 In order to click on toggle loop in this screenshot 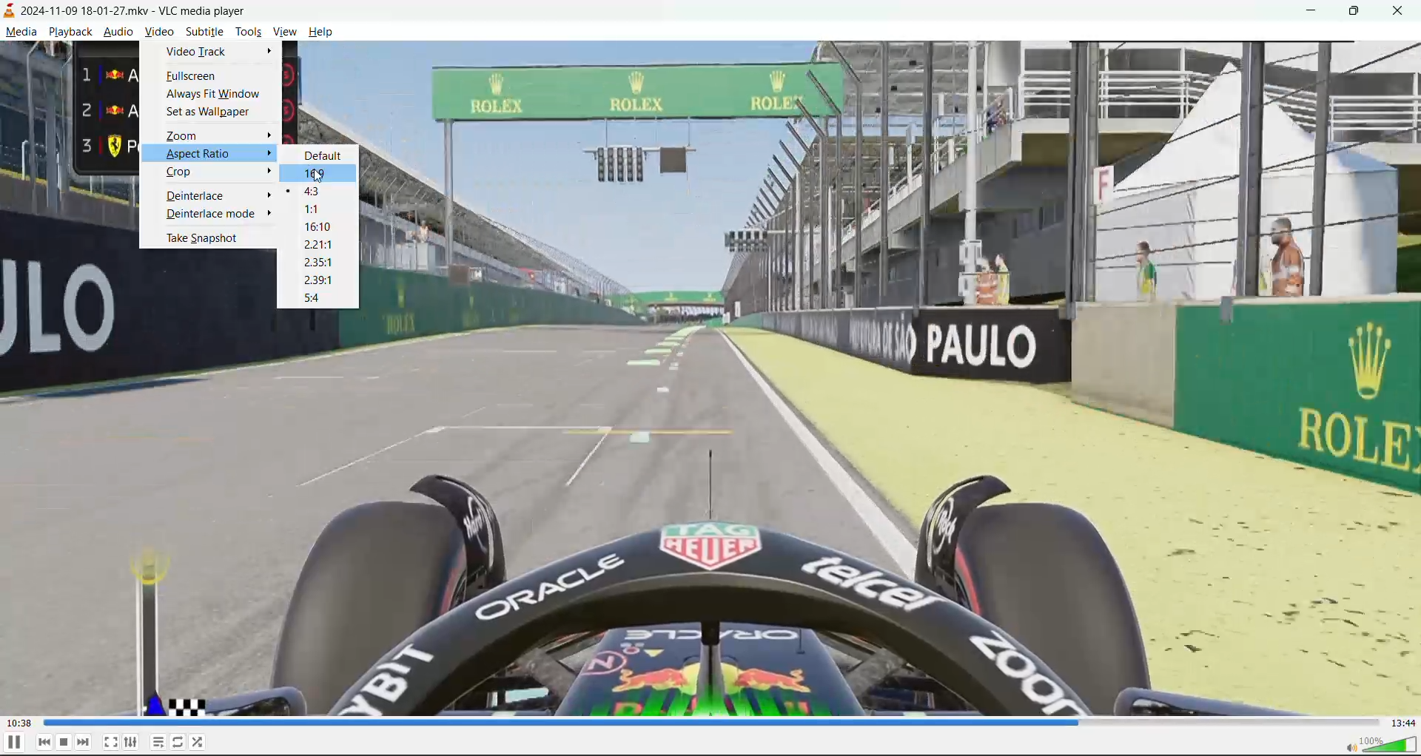, I will do `click(180, 743)`.